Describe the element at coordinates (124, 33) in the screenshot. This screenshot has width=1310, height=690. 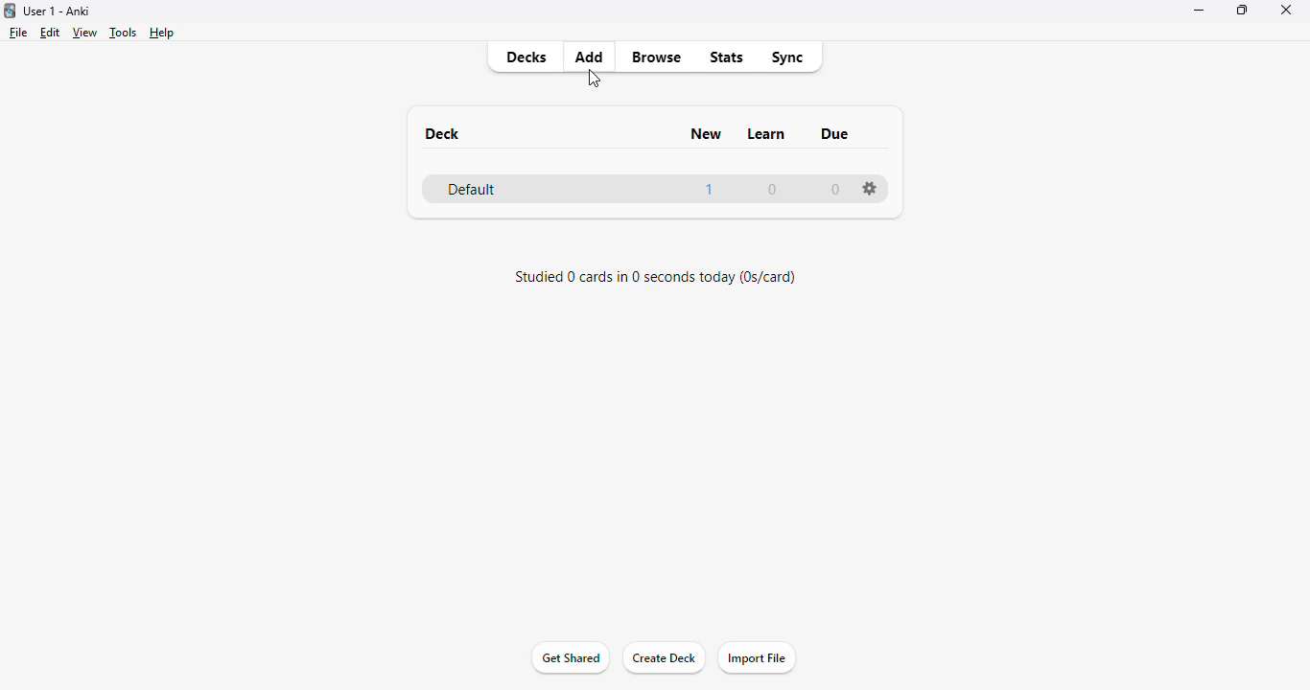
I see `tools` at that location.